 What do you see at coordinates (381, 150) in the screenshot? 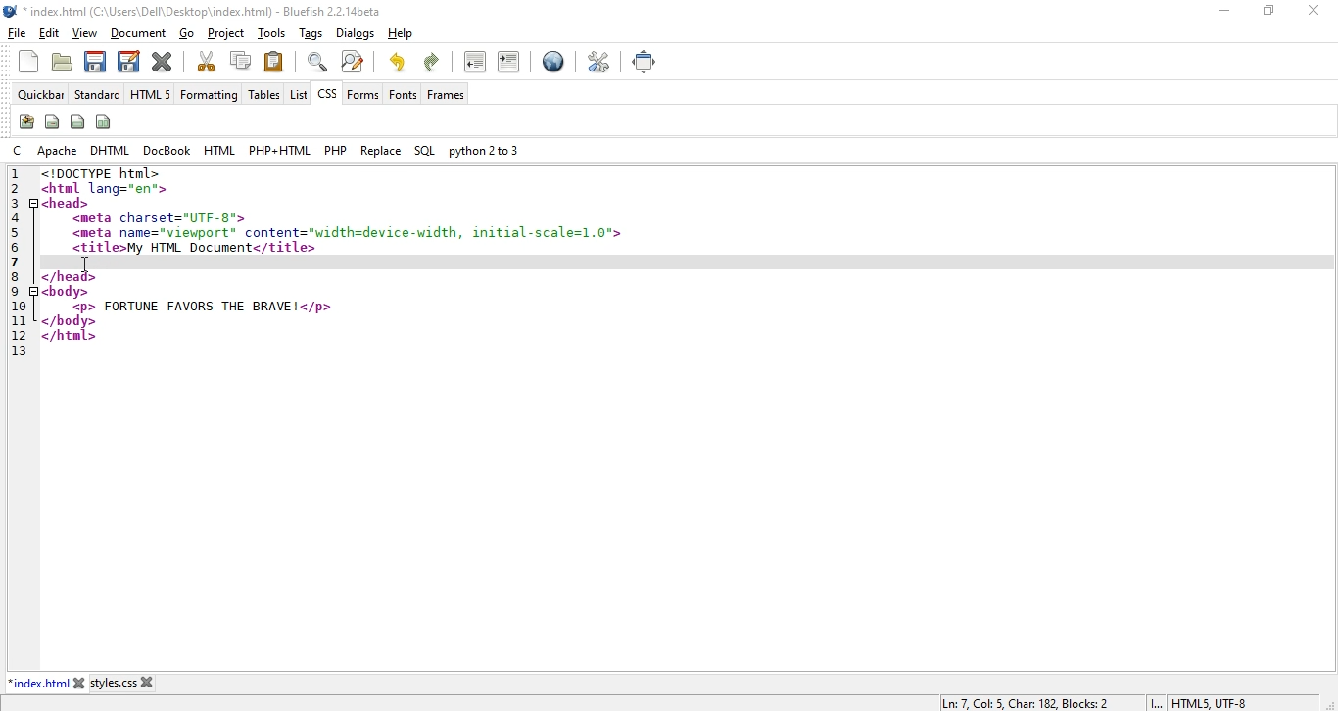
I see `replace` at bounding box center [381, 150].